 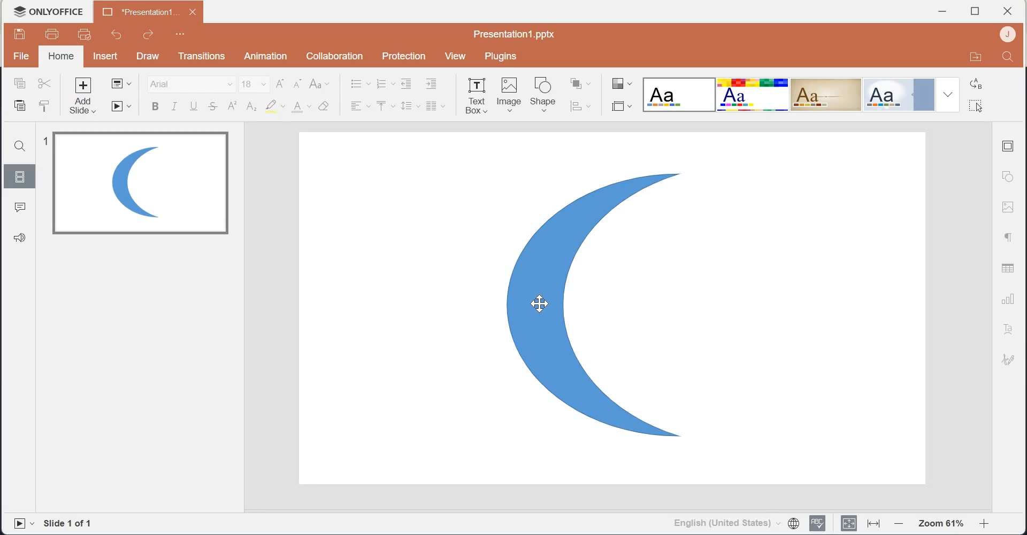 I want to click on Cursor, so click(x=539, y=302).